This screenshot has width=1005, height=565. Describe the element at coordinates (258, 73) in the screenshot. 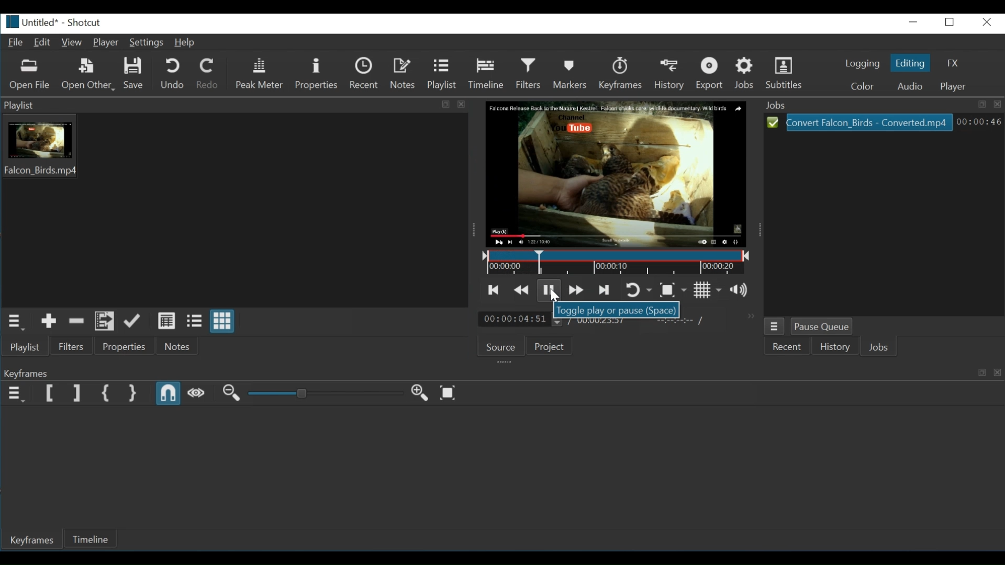

I see `Peak meter` at that location.